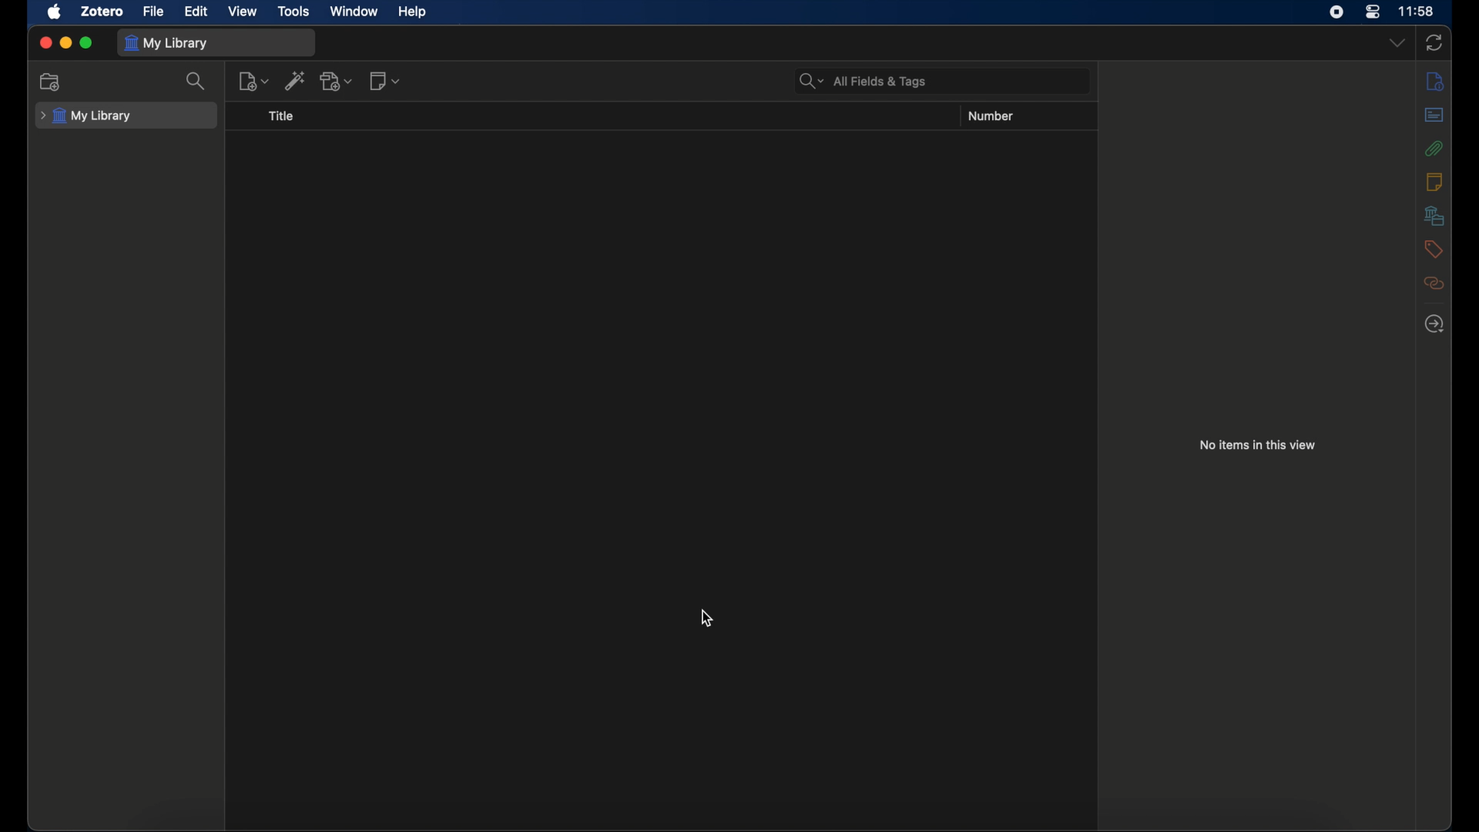 This screenshot has height=832, width=1479. Describe the element at coordinates (1434, 248) in the screenshot. I see `tags` at that location.